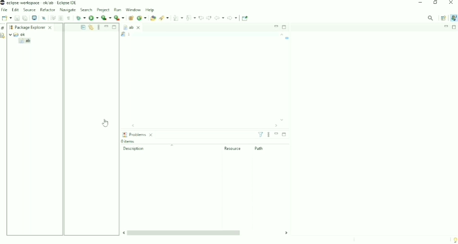 The image size is (458, 244). What do you see at coordinates (132, 28) in the screenshot?
I see `ab` at bounding box center [132, 28].